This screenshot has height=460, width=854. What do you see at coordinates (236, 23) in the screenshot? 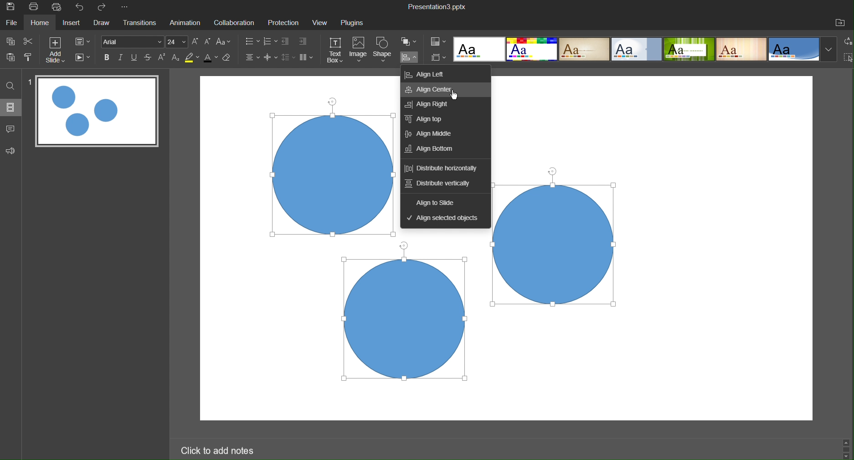
I see `Collaboration` at bounding box center [236, 23].